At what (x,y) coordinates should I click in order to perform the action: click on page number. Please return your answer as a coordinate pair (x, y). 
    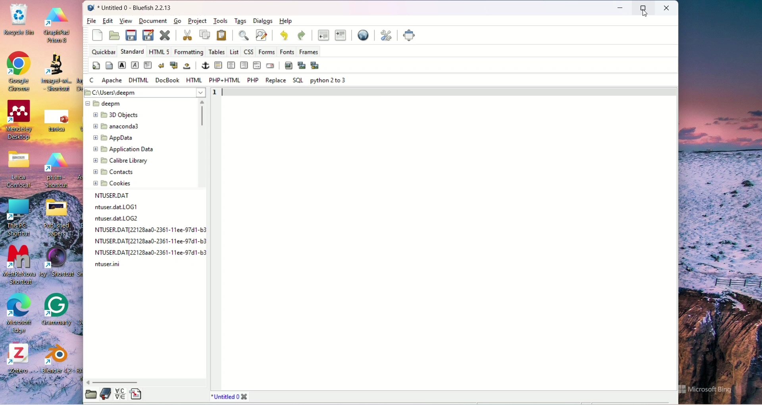
    Looking at the image, I should click on (216, 92).